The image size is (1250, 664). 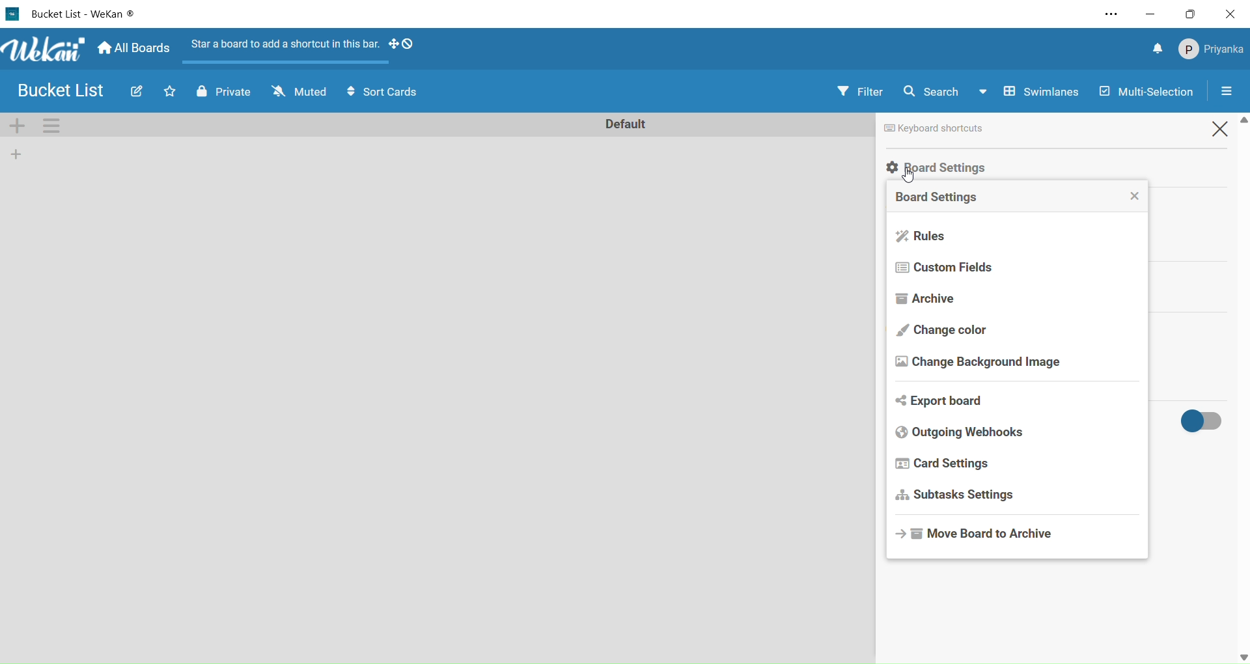 What do you see at coordinates (1018, 402) in the screenshot?
I see `export board` at bounding box center [1018, 402].